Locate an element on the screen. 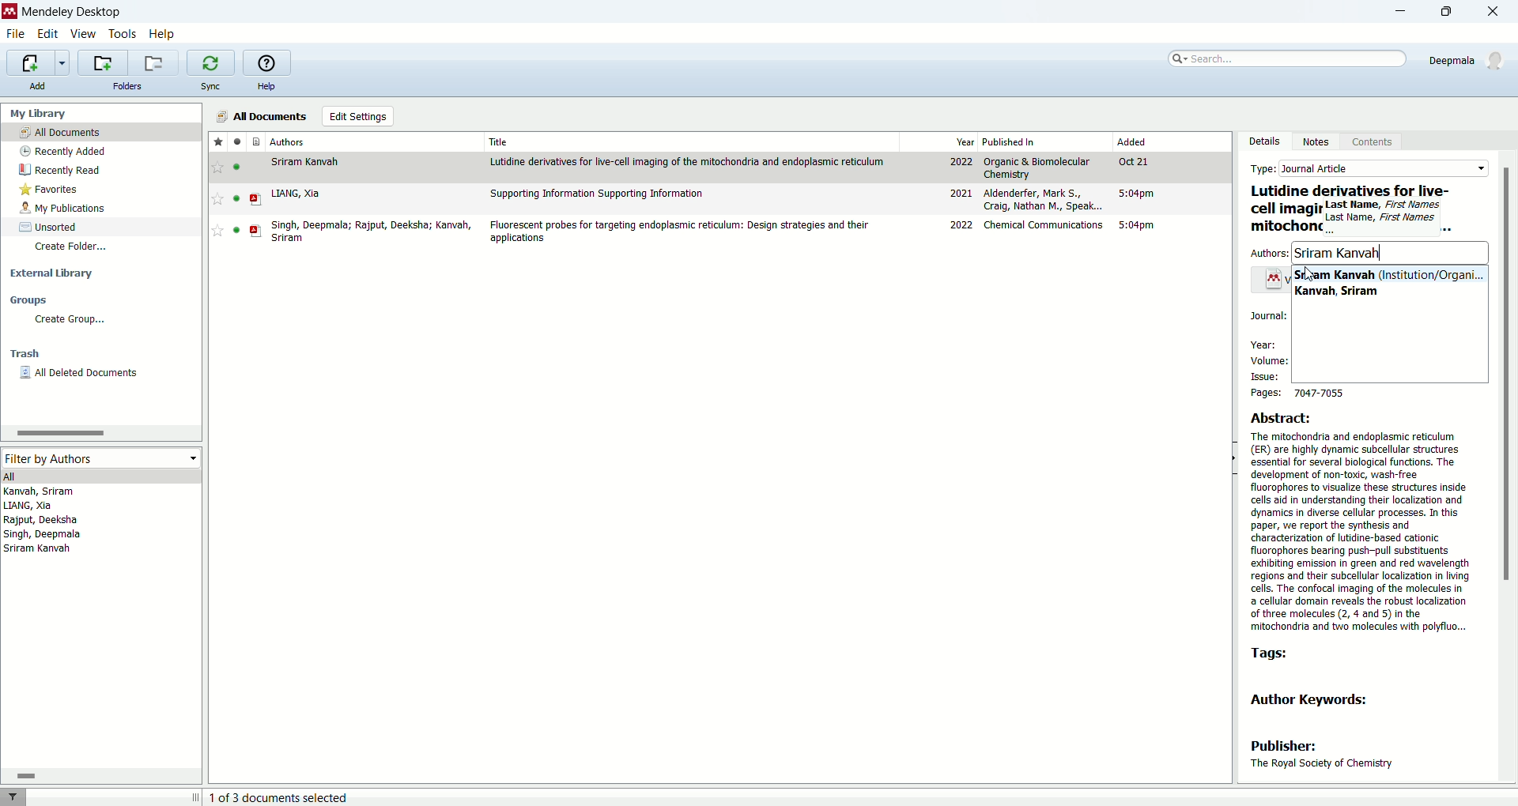 This screenshot has width=1518, height=806. edit settings is located at coordinates (358, 117).